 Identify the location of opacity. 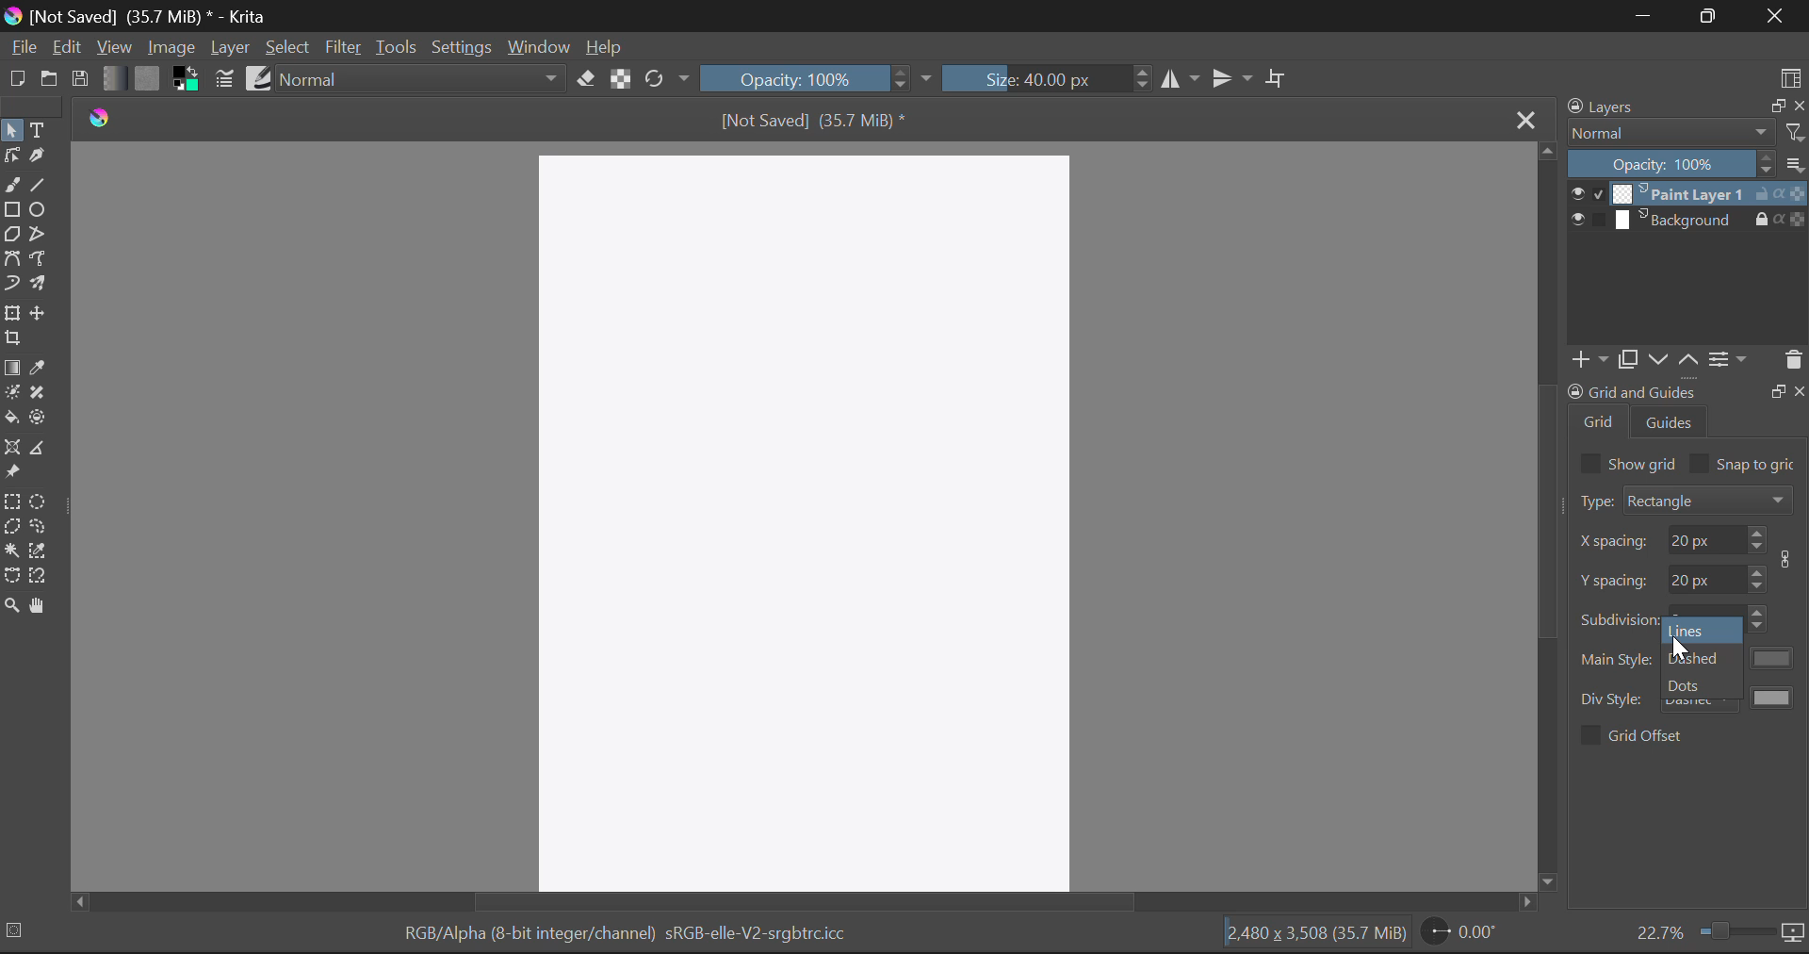
(1671, 163).